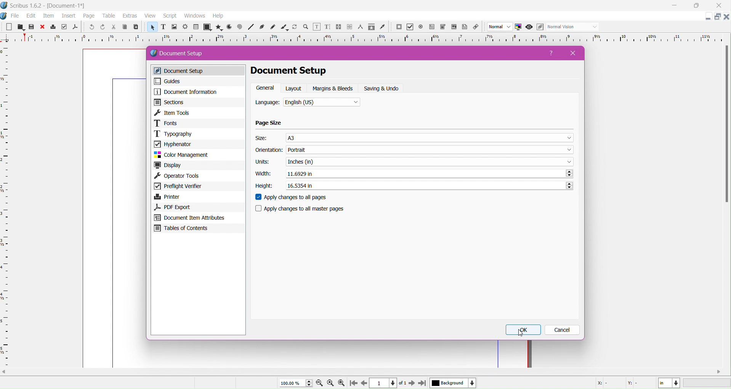  What do you see at coordinates (199, 166) in the screenshot?
I see `Display` at bounding box center [199, 166].